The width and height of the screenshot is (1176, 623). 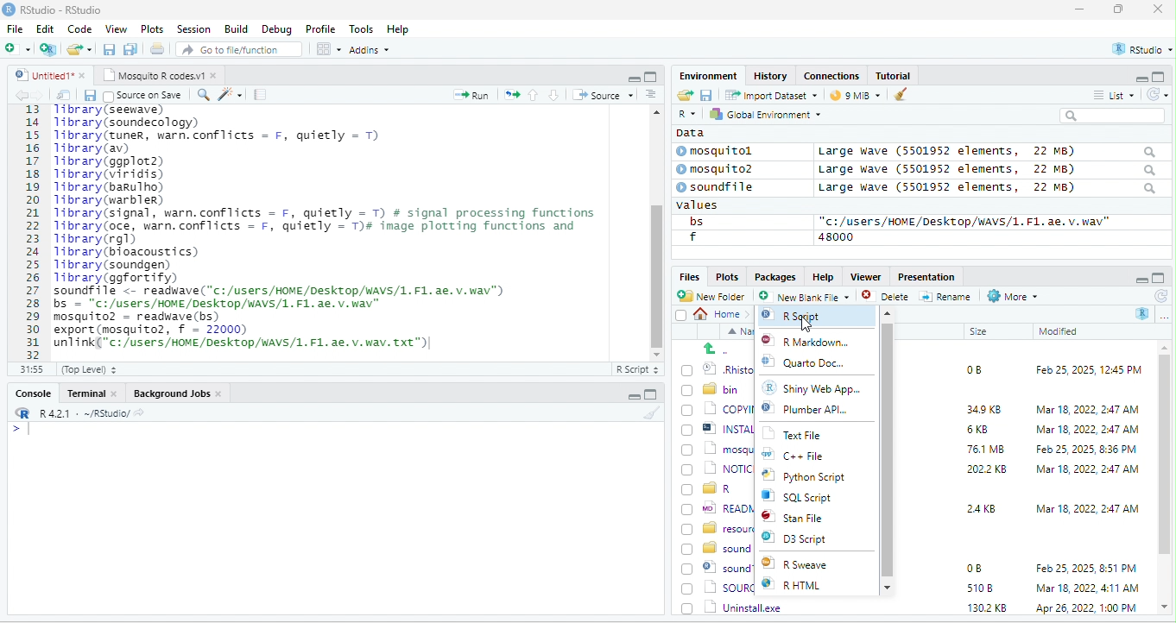 What do you see at coordinates (650, 394) in the screenshot?
I see `maximize` at bounding box center [650, 394].